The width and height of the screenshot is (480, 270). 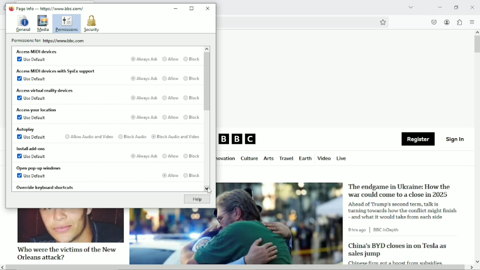 What do you see at coordinates (170, 117) in the screenshot?
I see `Allow` at bounding box center [170, 117].